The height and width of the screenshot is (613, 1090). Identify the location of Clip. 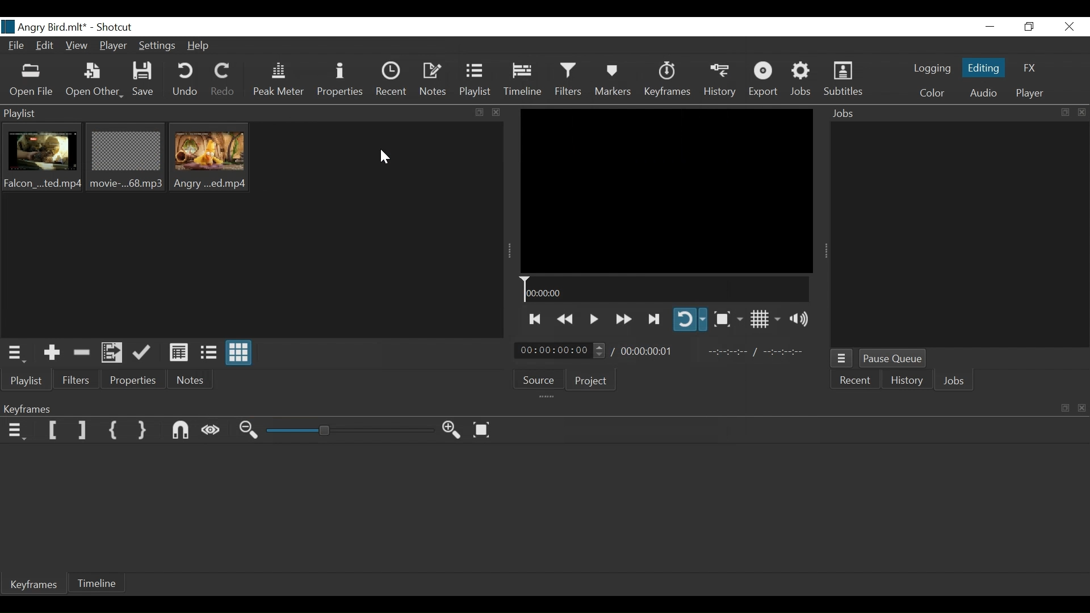
(124, 159).